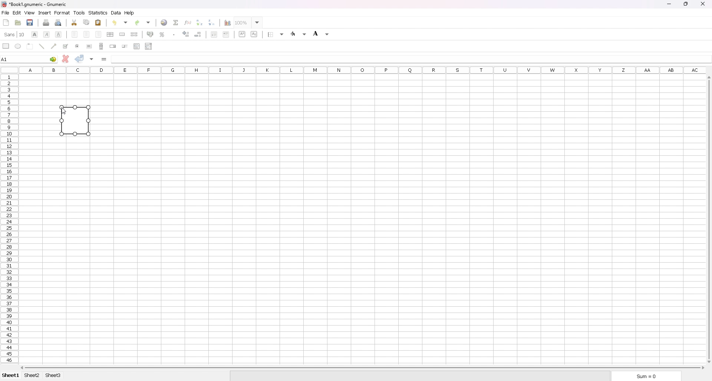  I want to click on new, so click(6, 22).